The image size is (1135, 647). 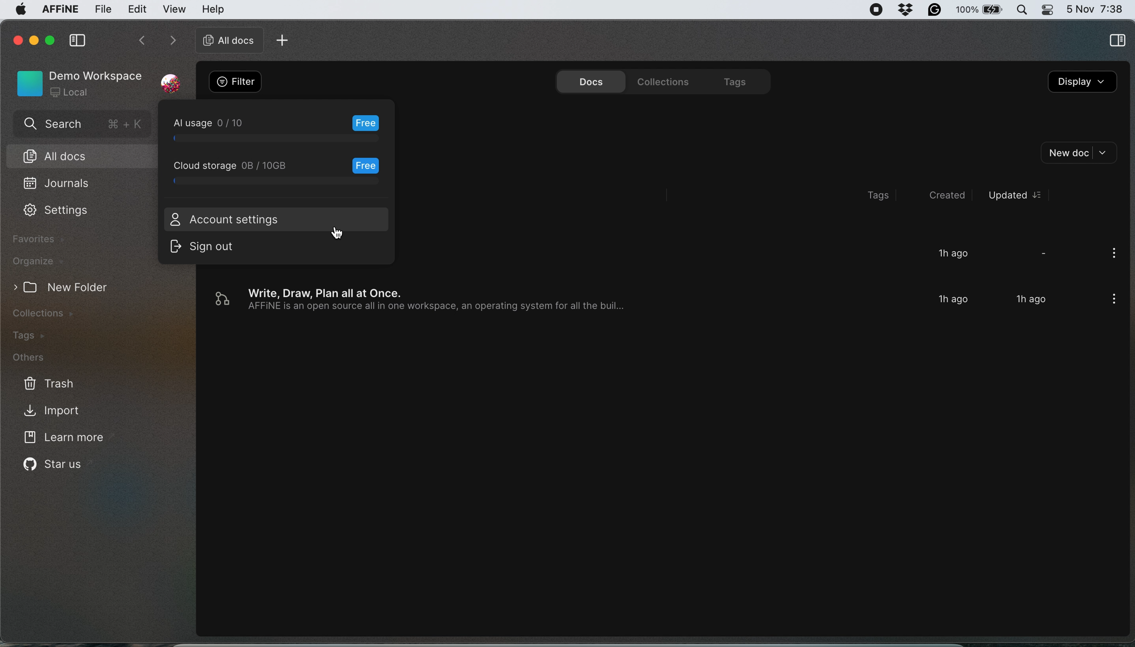 What do you see at coordinates (1047, 10) in the screenshot?
I see `control center` at bounding box center [1047, 10].